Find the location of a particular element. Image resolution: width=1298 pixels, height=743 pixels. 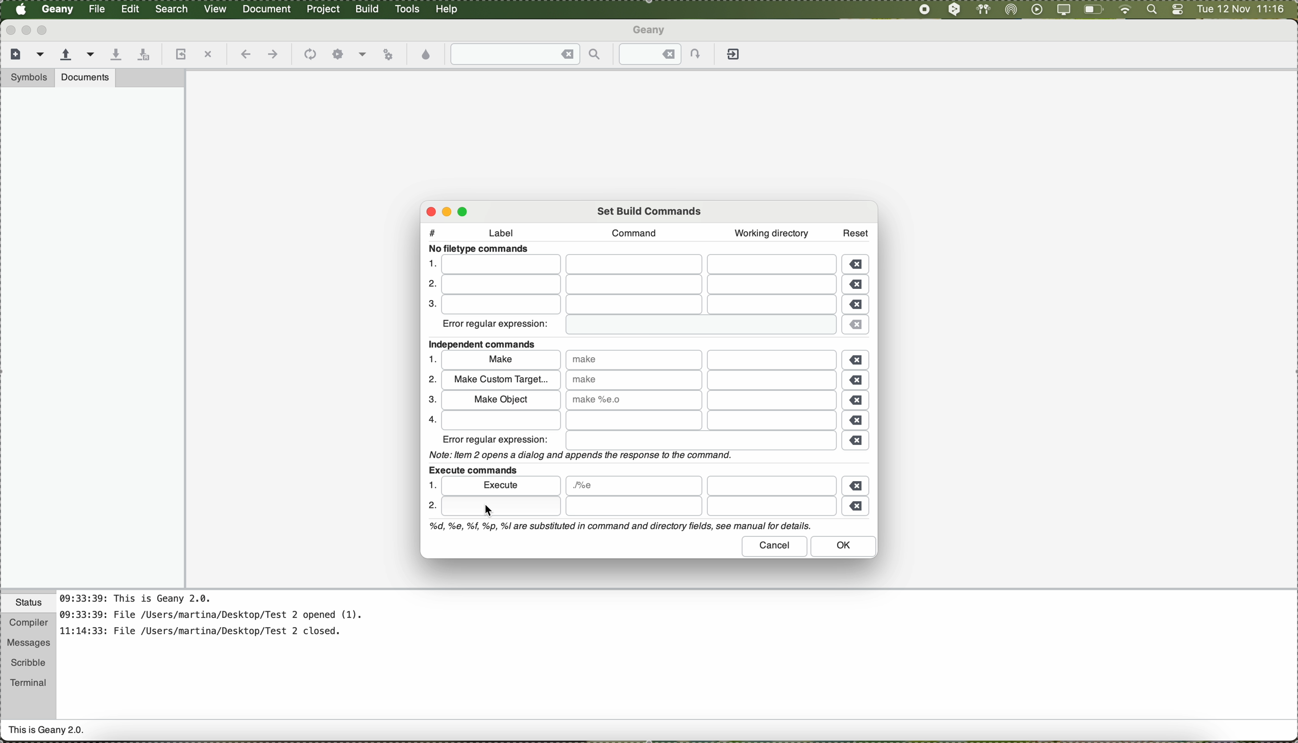

file is located at coordinates (772, 381).